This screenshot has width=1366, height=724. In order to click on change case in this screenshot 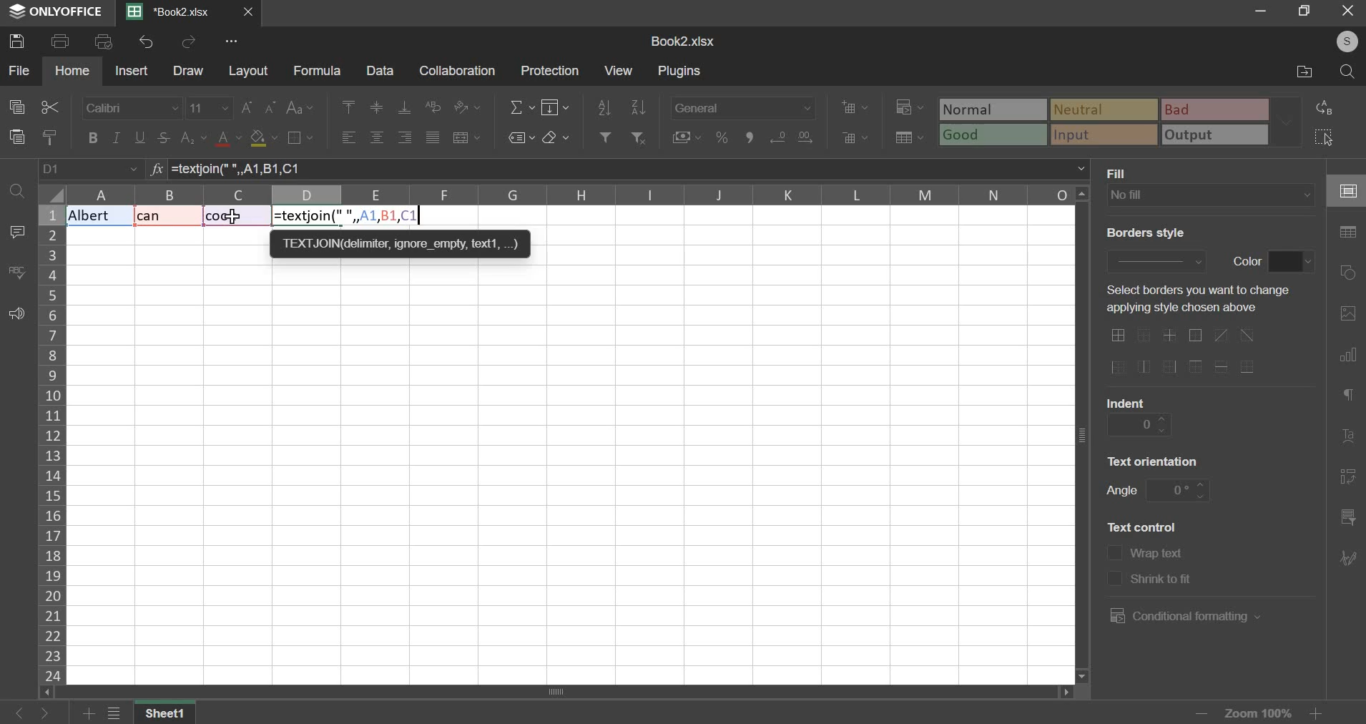, I will do `click(299, 108)`.